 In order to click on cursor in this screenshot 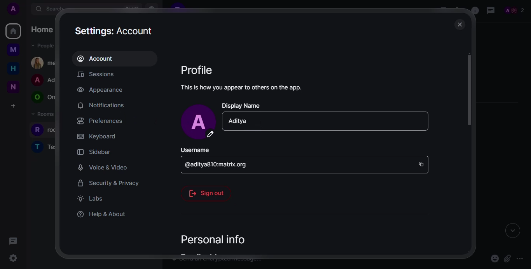, I will do `click(261, 124)`.